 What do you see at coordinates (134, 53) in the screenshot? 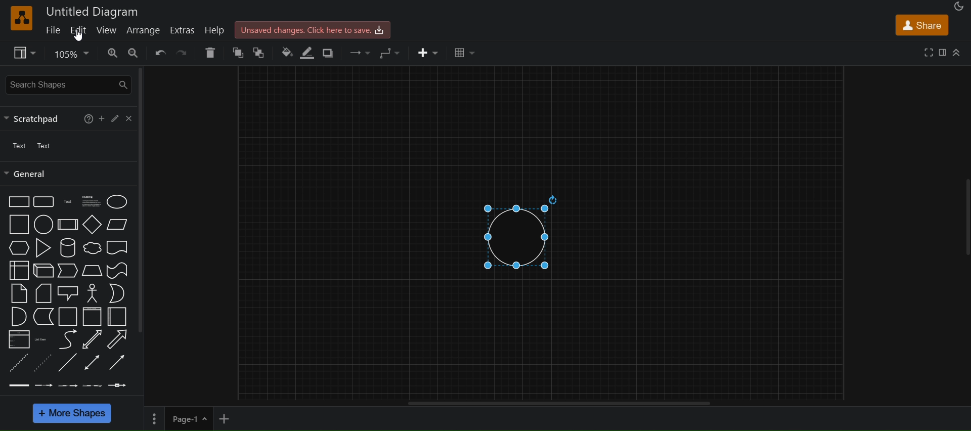
I see `zoom out` at bounding box center [134, 53].